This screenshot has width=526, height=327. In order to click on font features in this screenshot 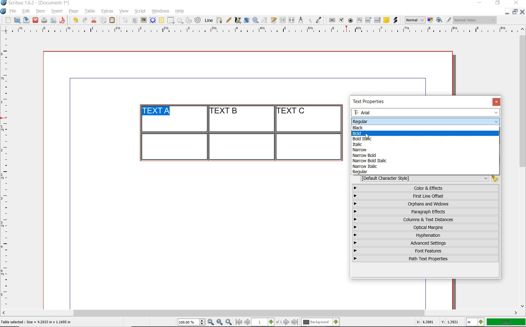, I will do `click(425, 251)`.